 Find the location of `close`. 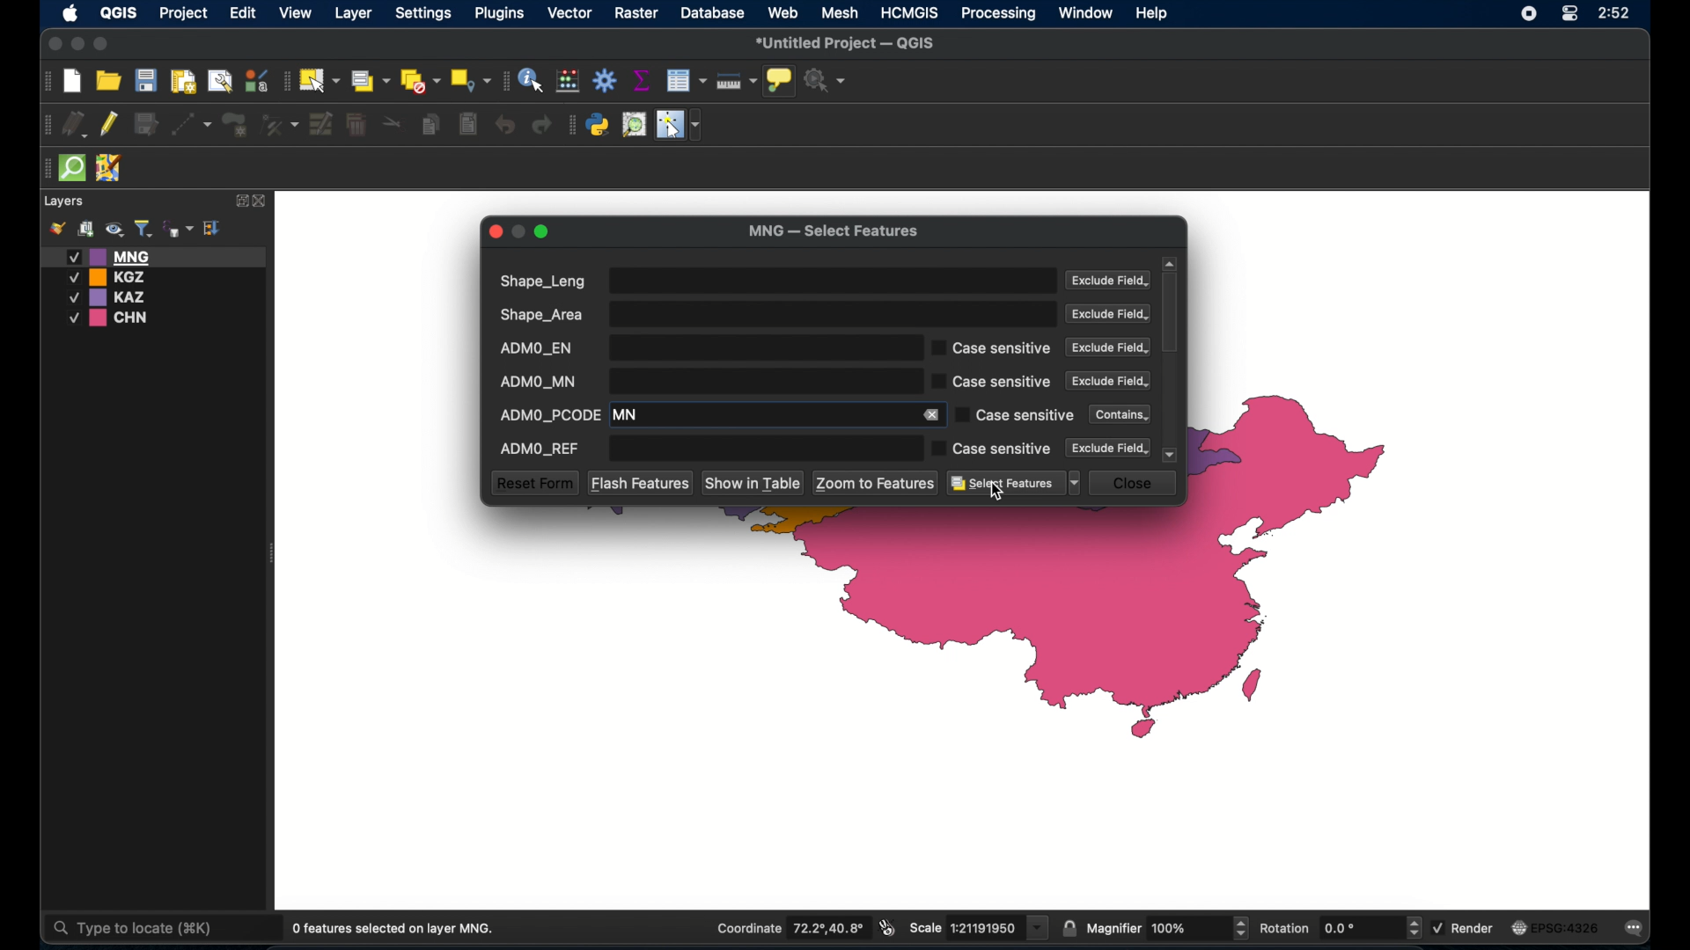

close is located at coordinates (53, 43).